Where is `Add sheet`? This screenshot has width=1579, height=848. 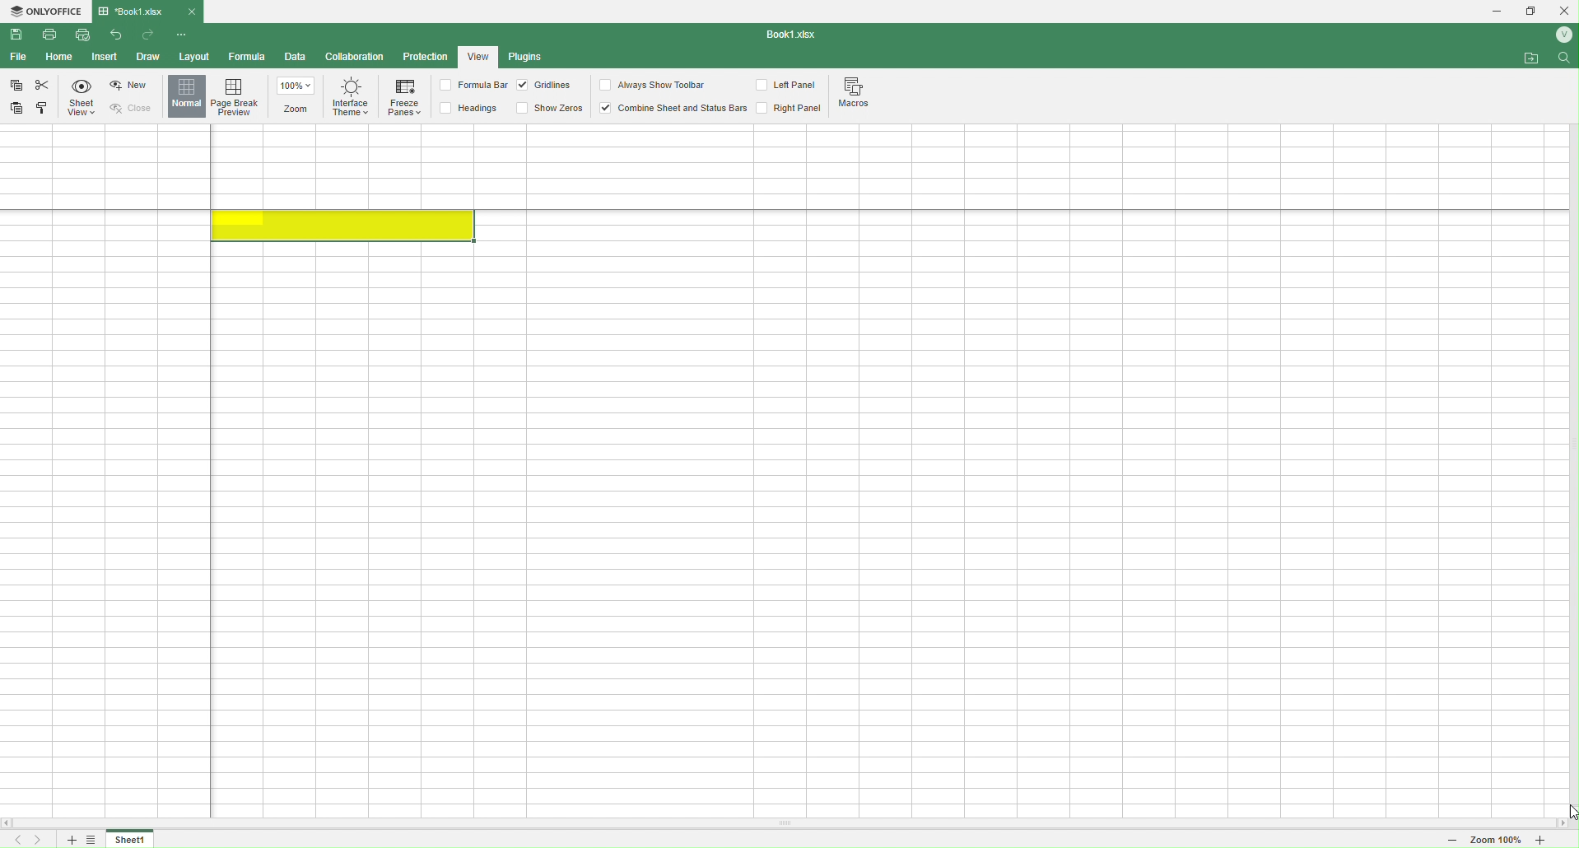 Add sheet is located at coordinates (69, 840).